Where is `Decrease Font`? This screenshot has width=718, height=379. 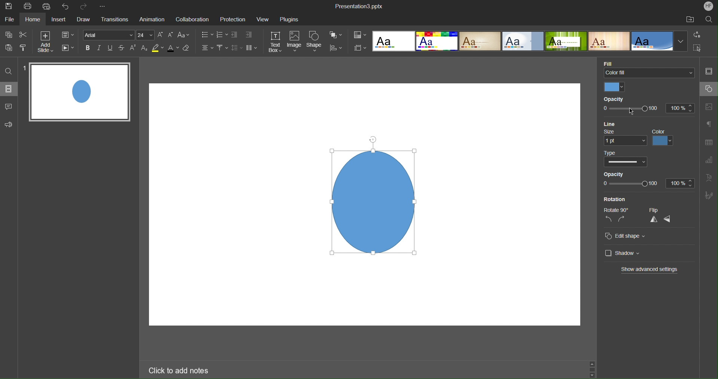
Decrease Font is located at coordinates (171, 35).